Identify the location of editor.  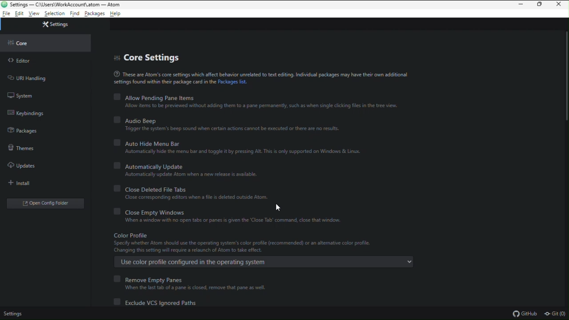
(23, 61).